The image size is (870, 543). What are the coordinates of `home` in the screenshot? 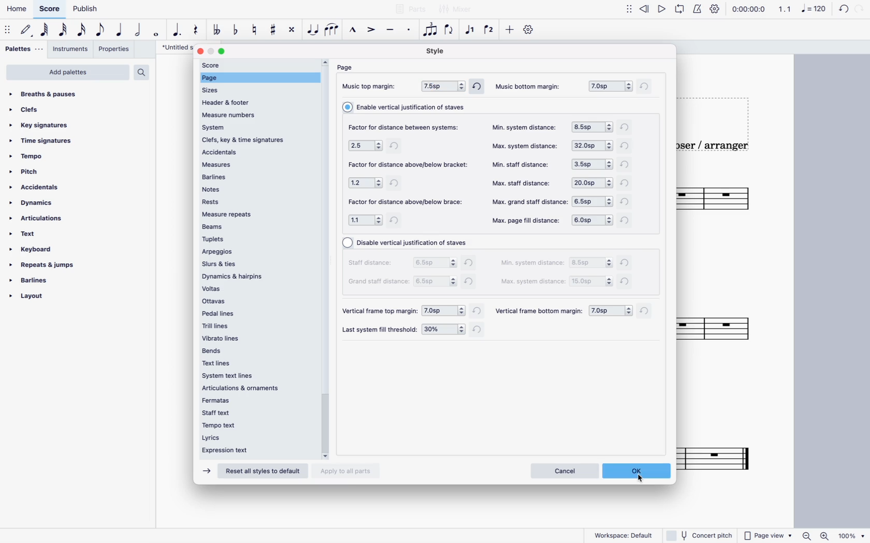 It's located at (17, 9).